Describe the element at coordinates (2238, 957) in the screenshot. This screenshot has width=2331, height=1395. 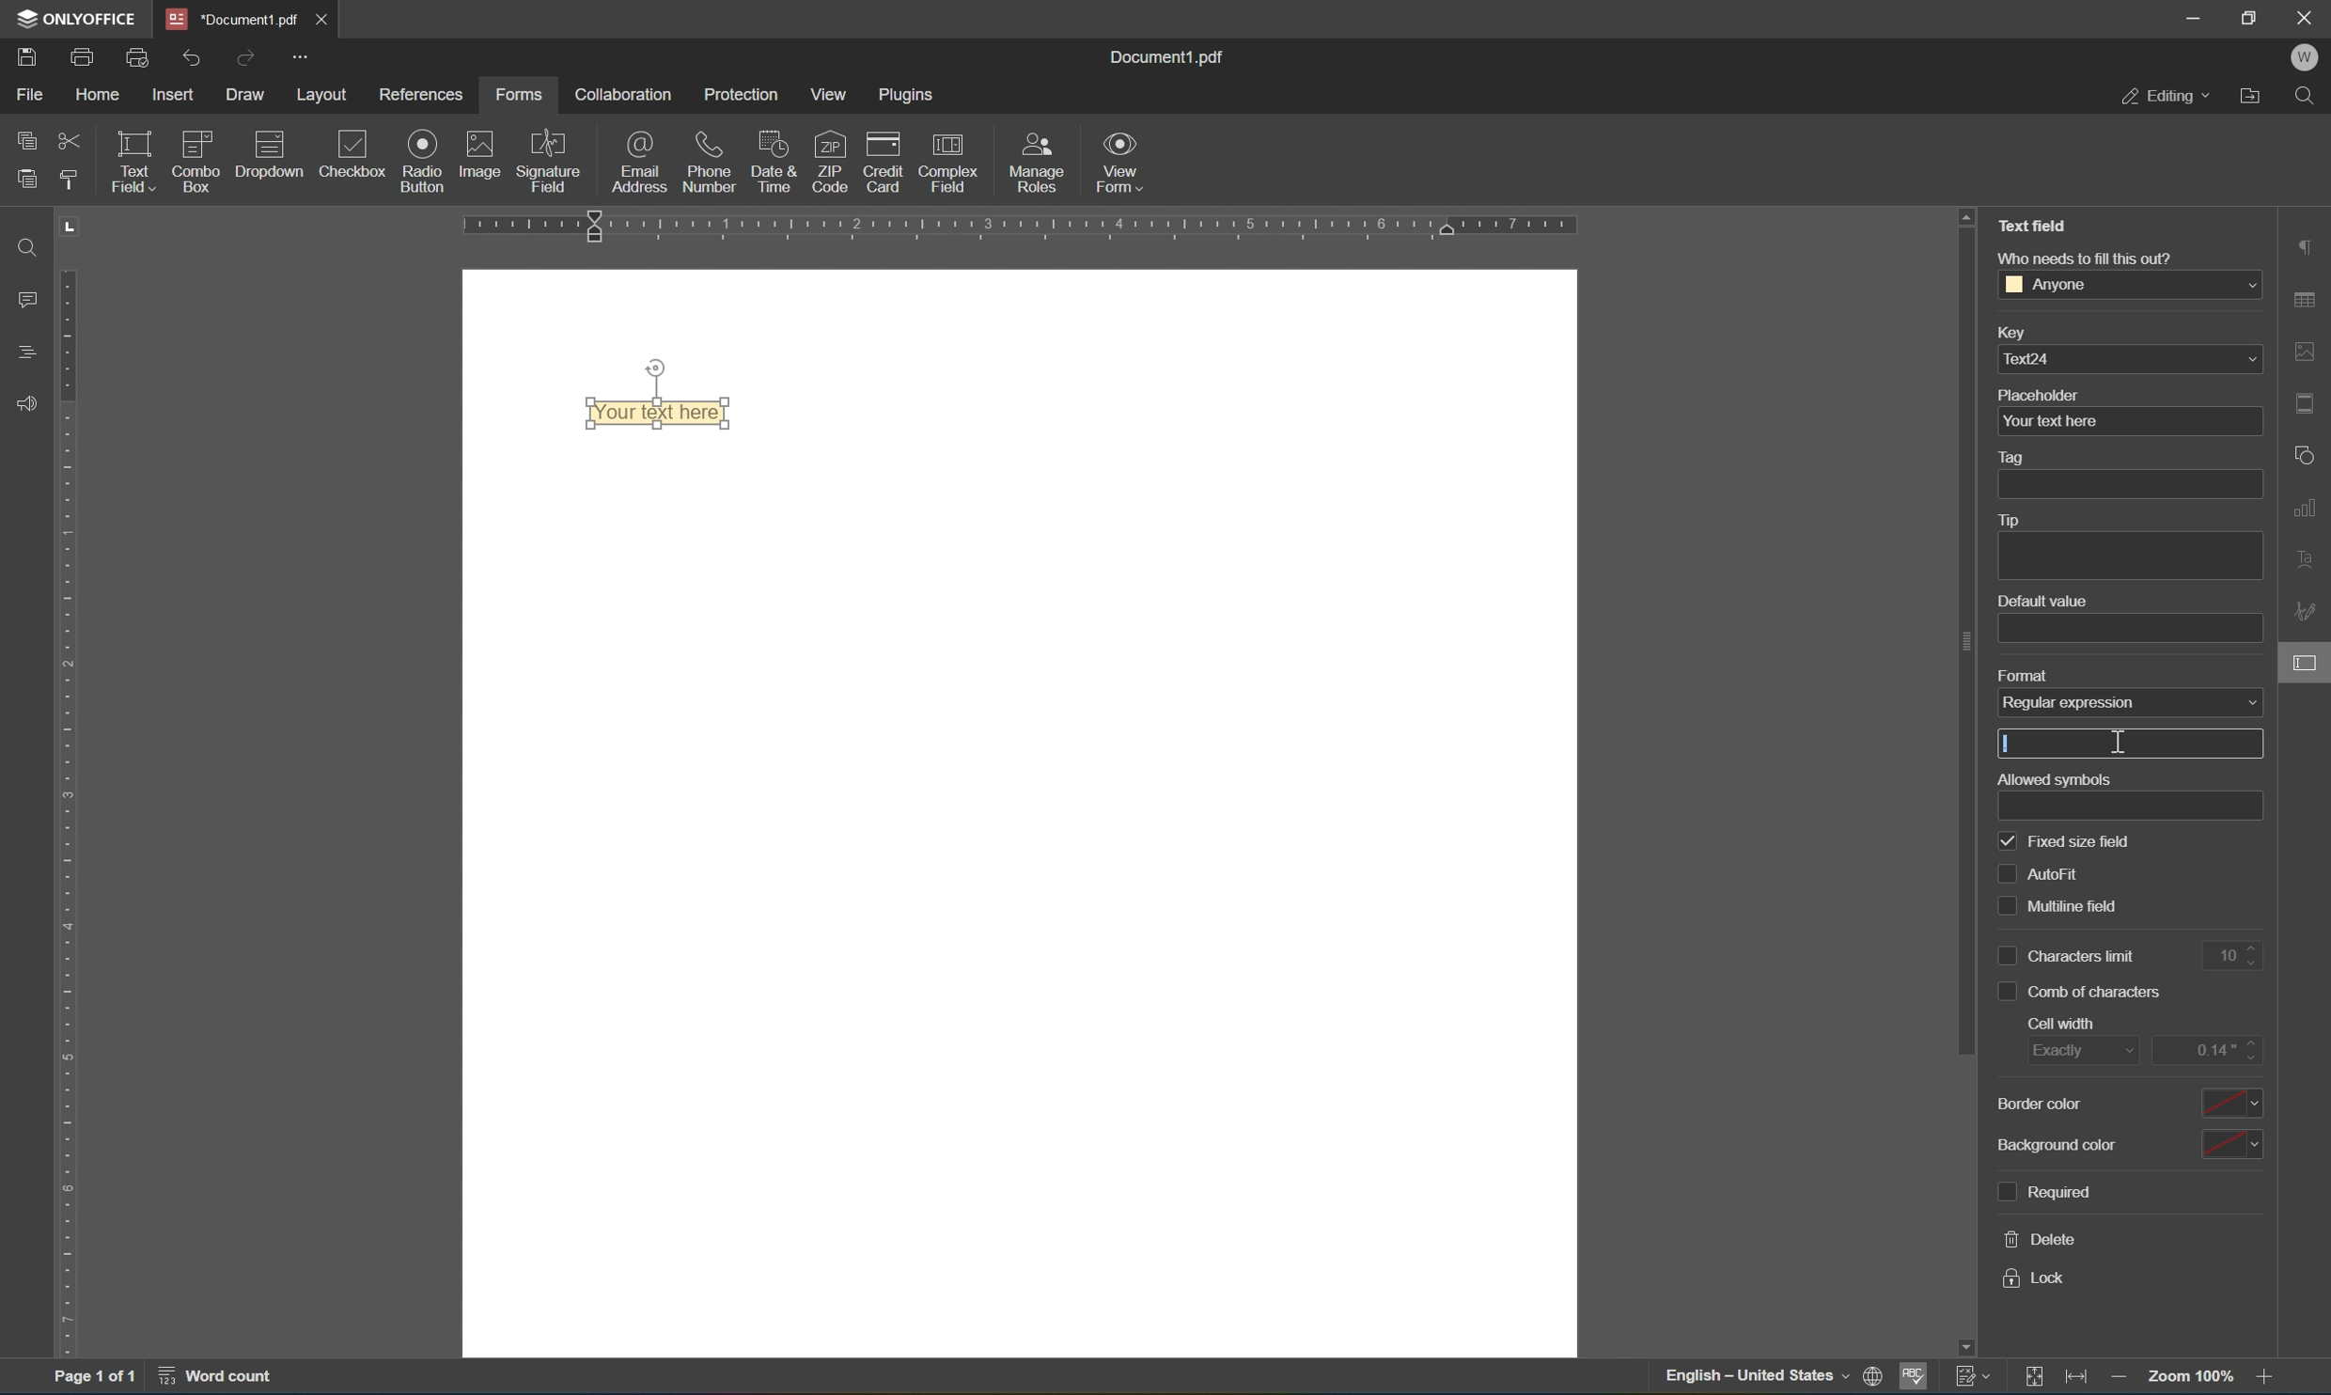
I see `10` at that location.